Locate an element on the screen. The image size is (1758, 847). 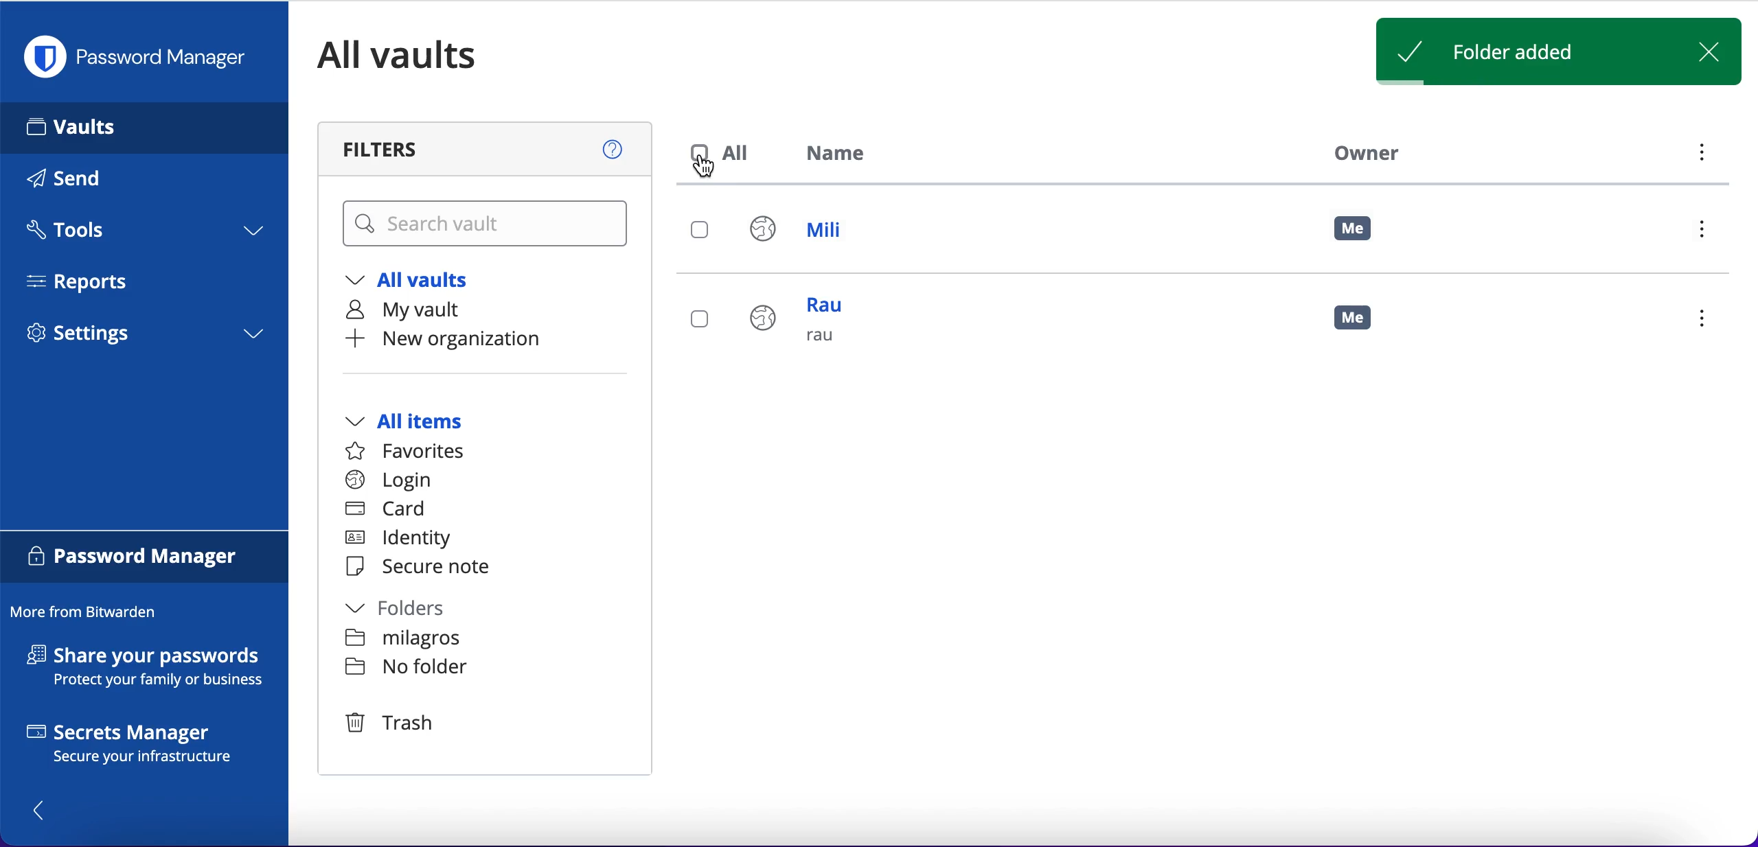
cursor is located at coordinates (715, 172).